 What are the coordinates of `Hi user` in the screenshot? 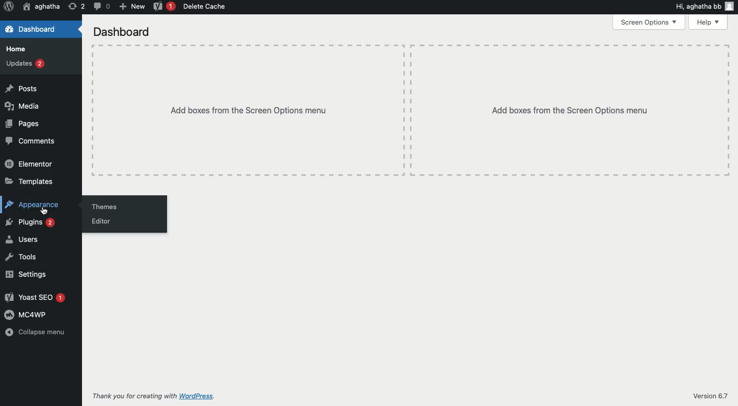 It's located at (706, 6).